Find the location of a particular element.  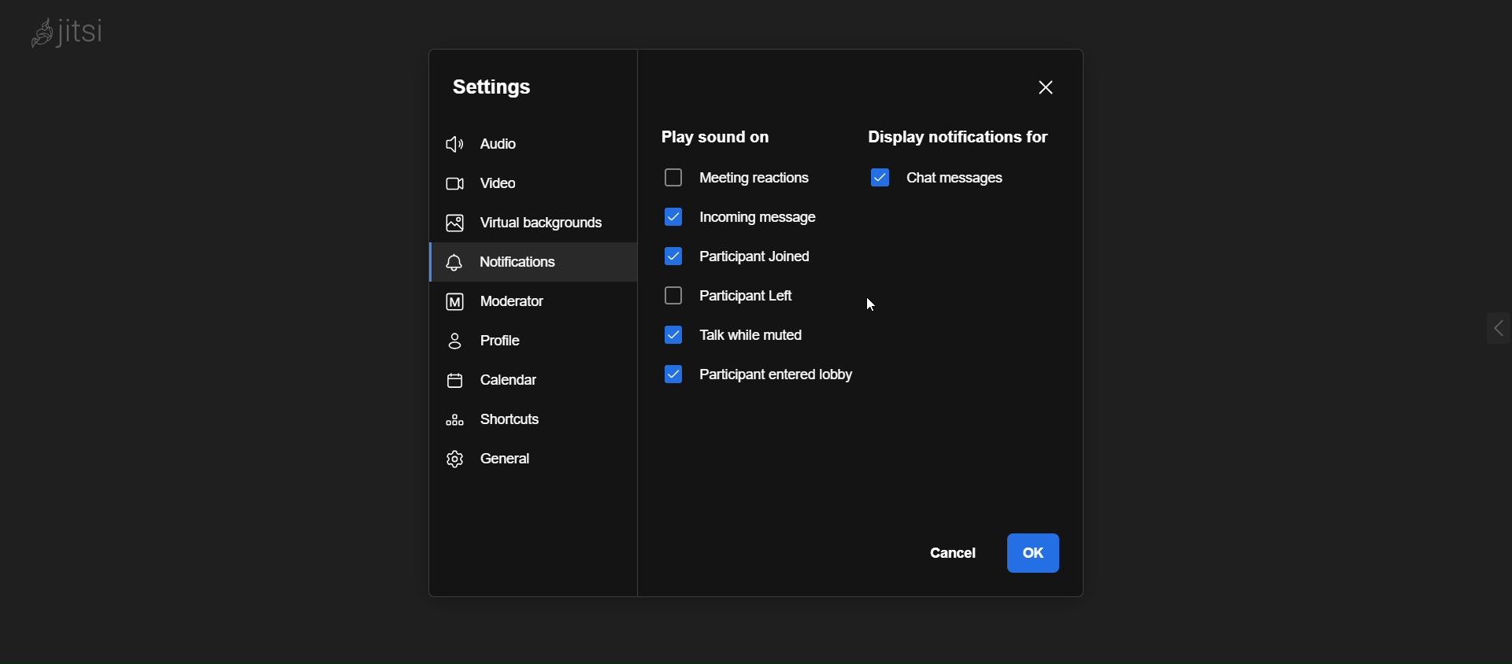

notification is located at coordinates (524, 264).